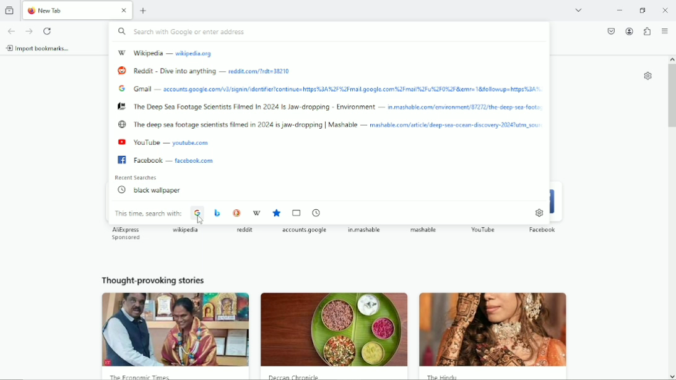 The image size is (676, 380). I want to click on wikipedia, so click(185, 230).